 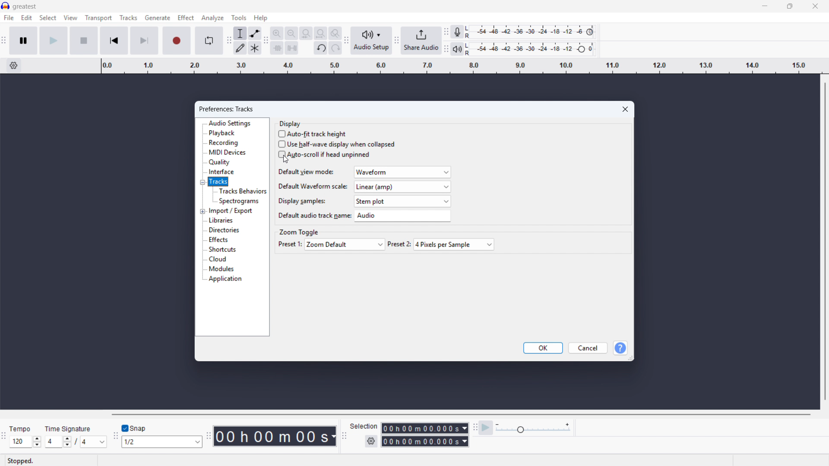 What do you see at coordinates (255, 33) in the screenshot?
I see `Envelope tool ` at bounding box center [255, 33].